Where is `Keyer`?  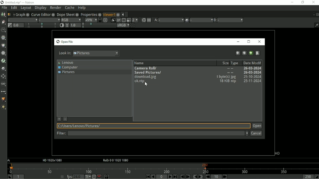
Keyer is located at coordinates (4, 61).